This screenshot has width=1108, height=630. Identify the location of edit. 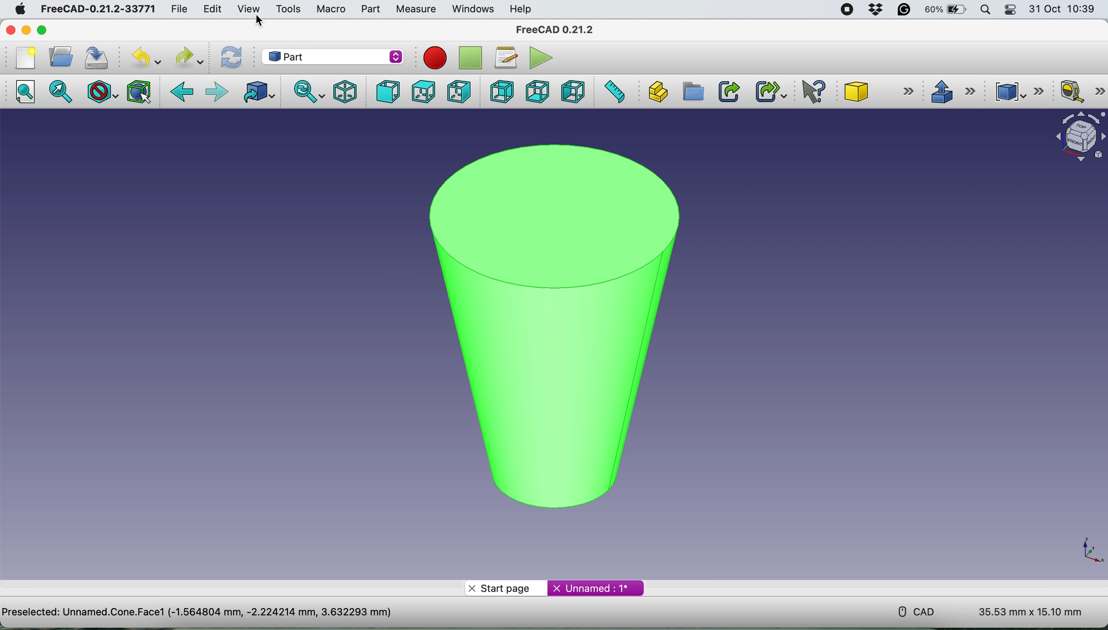
(211, 9).